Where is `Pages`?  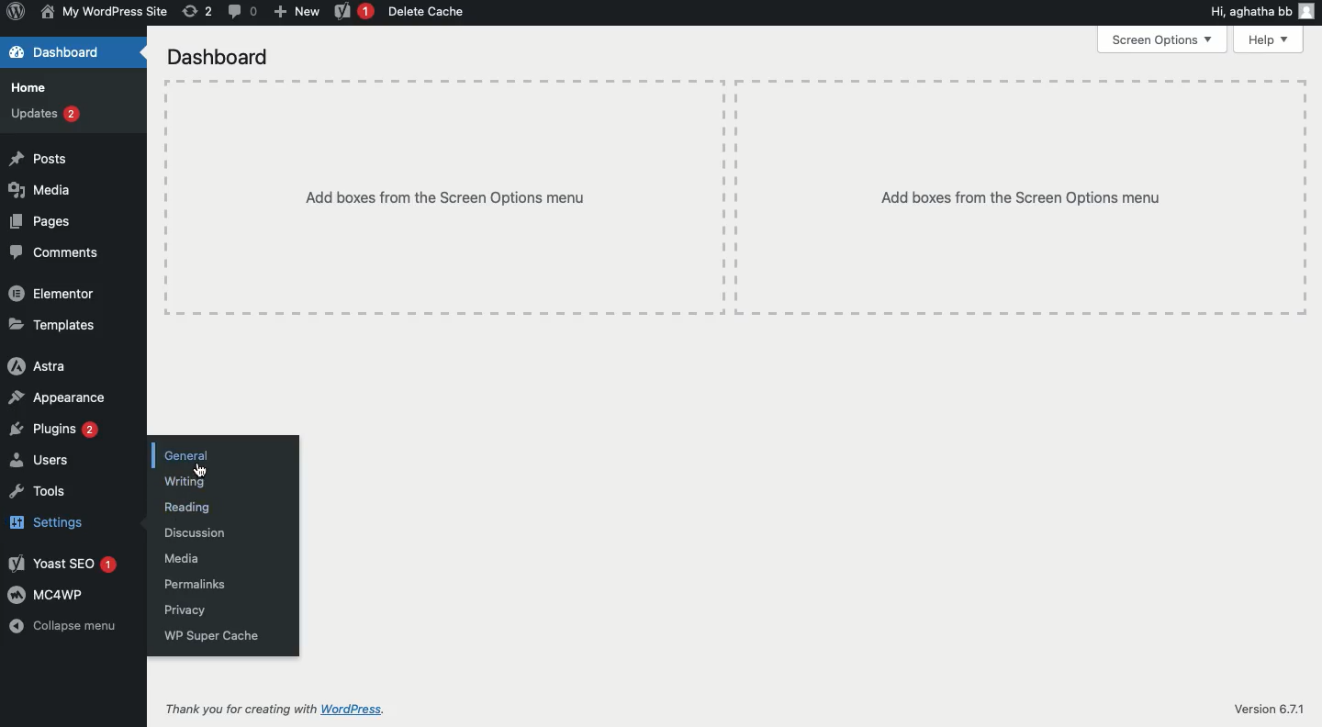
Pages is located at coordinates (39, 223).